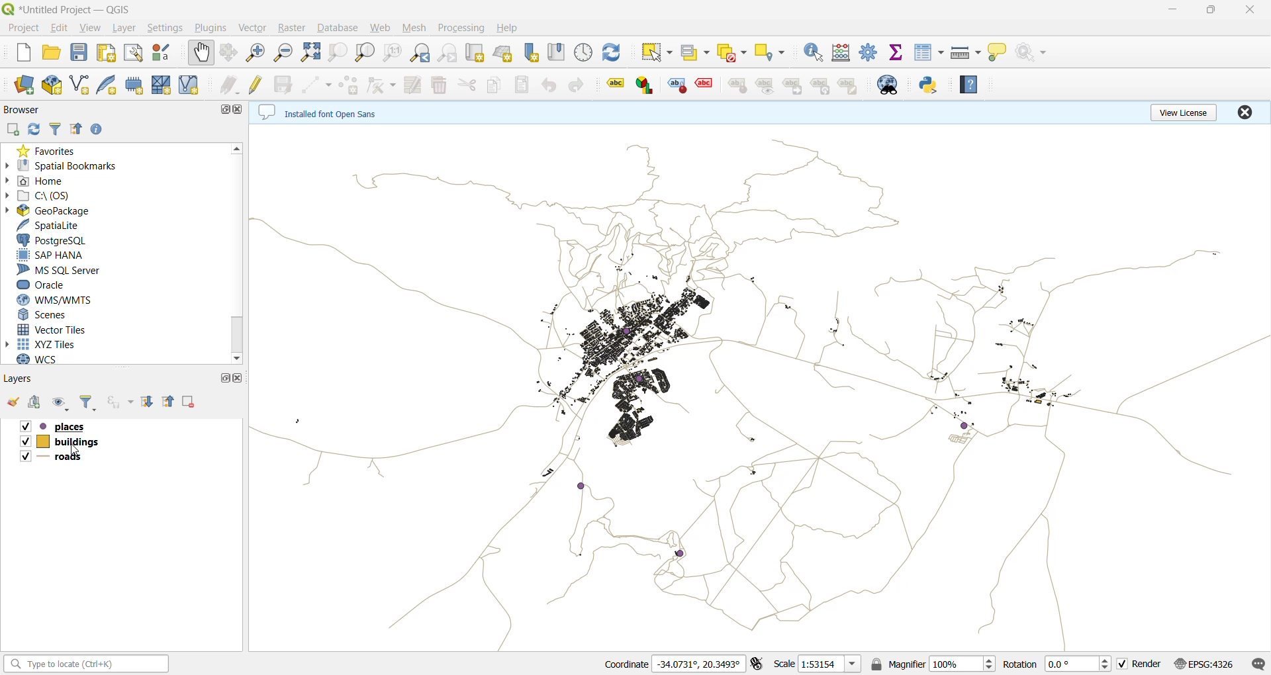  Describe the element at coordinates (91, 30) in the screenshot. I see `view` at that location.